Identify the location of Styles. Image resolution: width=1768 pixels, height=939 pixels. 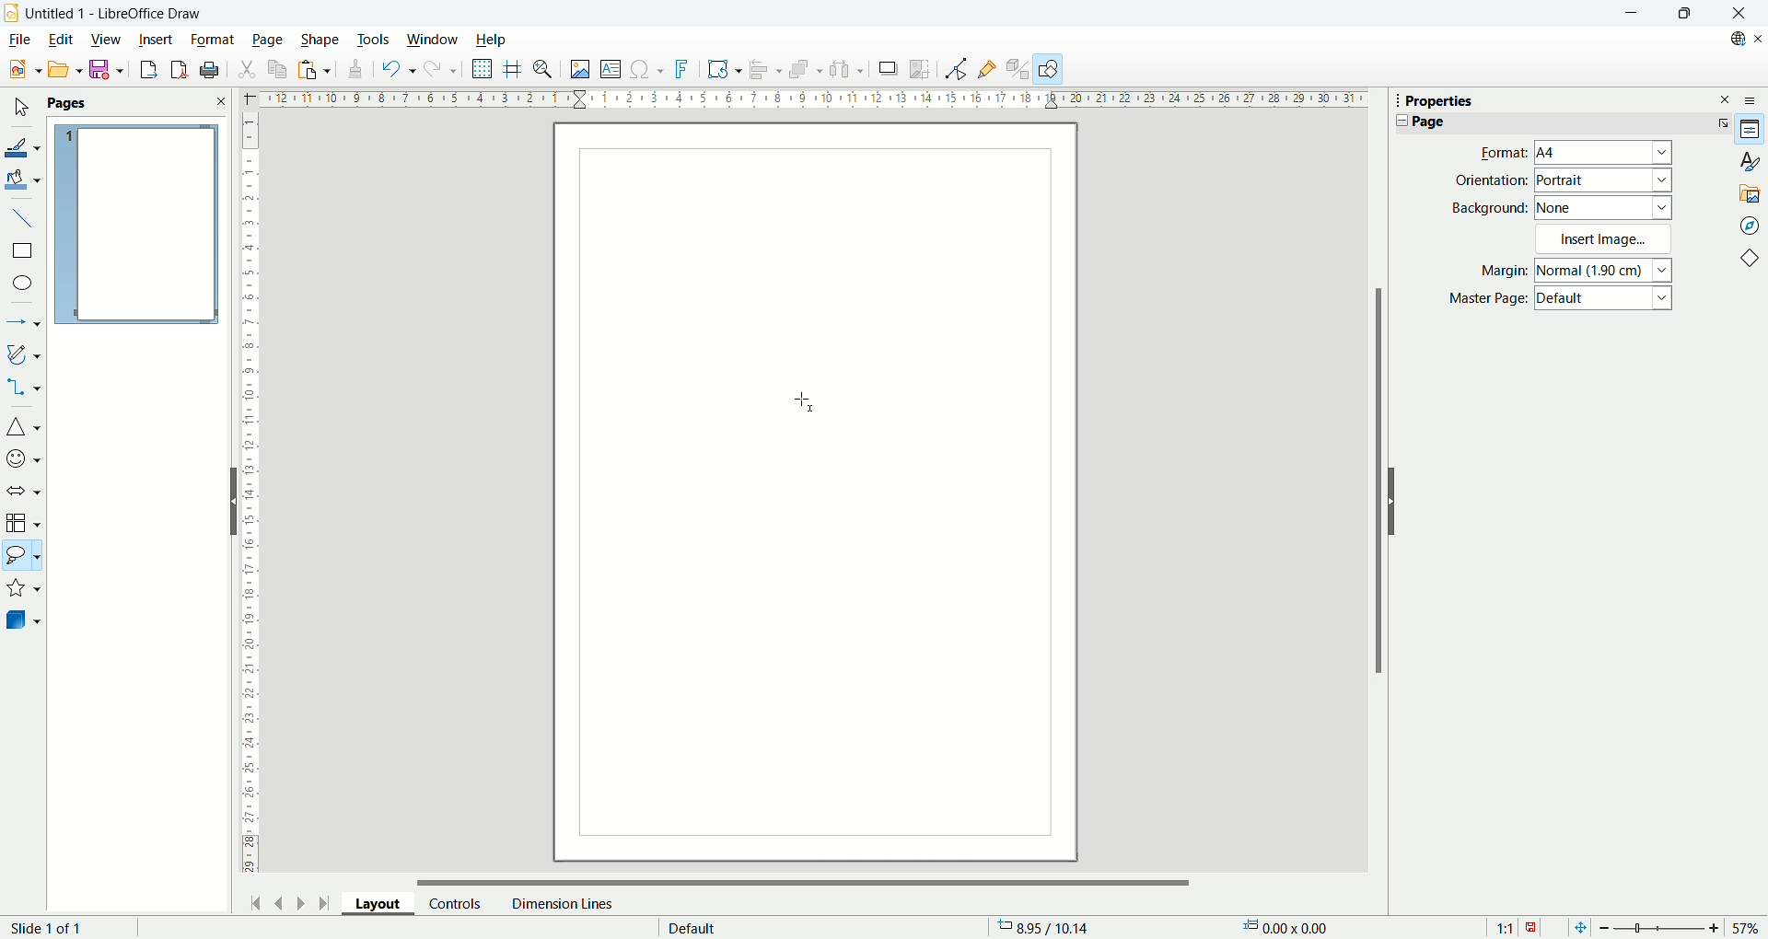
(1750, 161).